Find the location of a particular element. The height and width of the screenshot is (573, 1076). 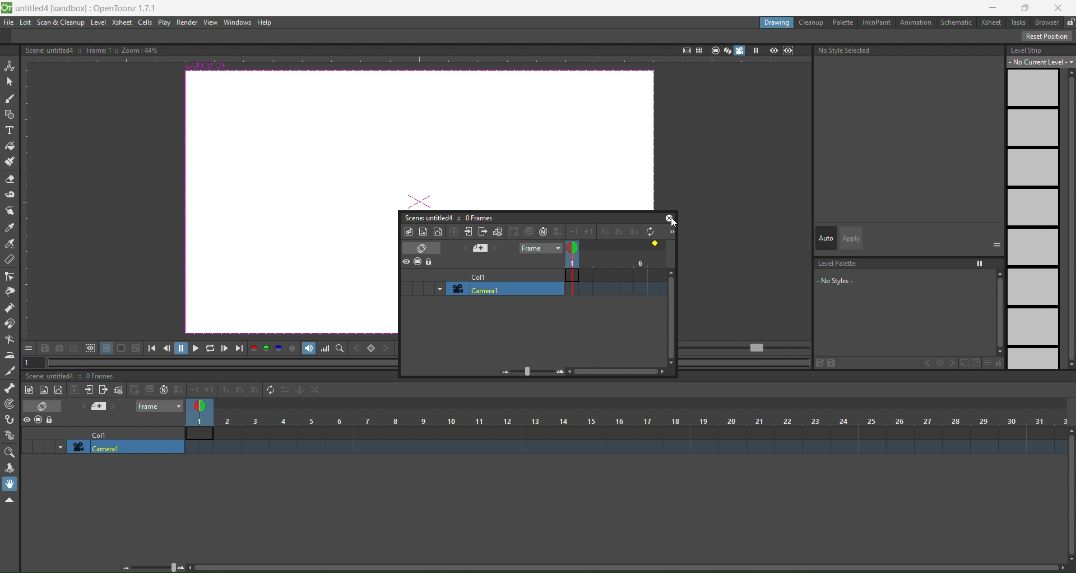

 is located at coordinates (651, 231).